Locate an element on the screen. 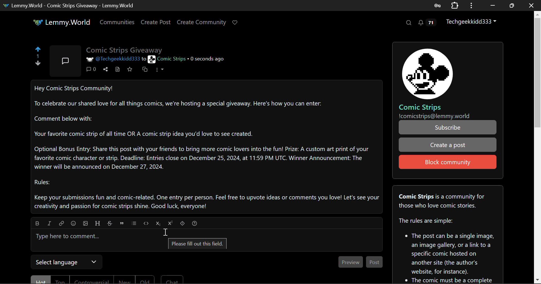  Options is located at coordinates (471, 5).